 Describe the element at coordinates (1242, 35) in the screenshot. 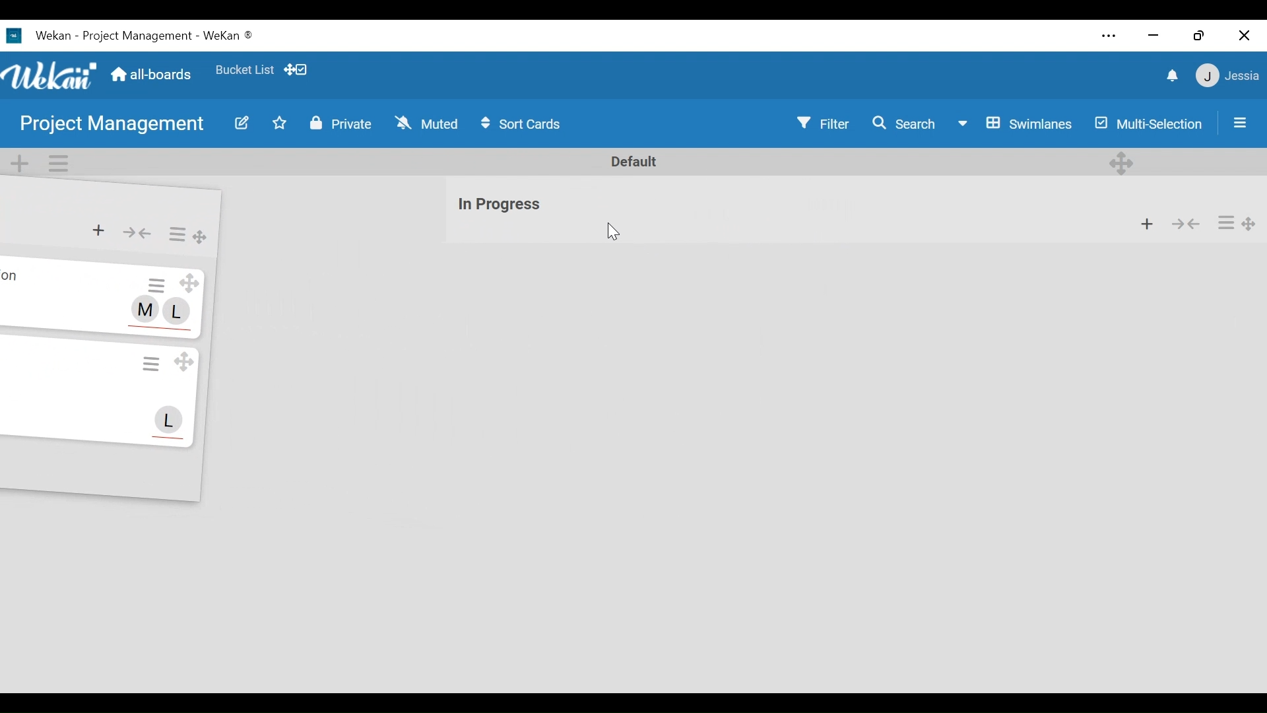

I see `close` at that location.